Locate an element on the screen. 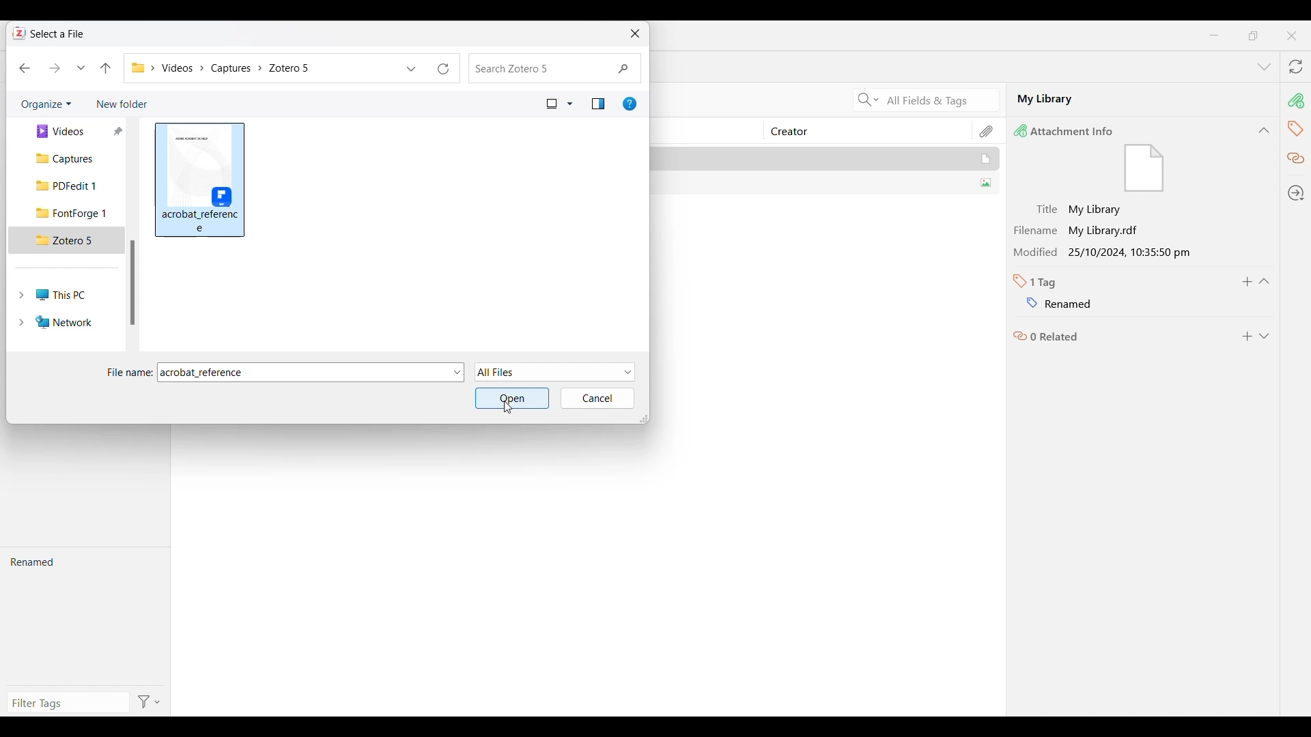  My Library is located at coordinates (1140, 101).